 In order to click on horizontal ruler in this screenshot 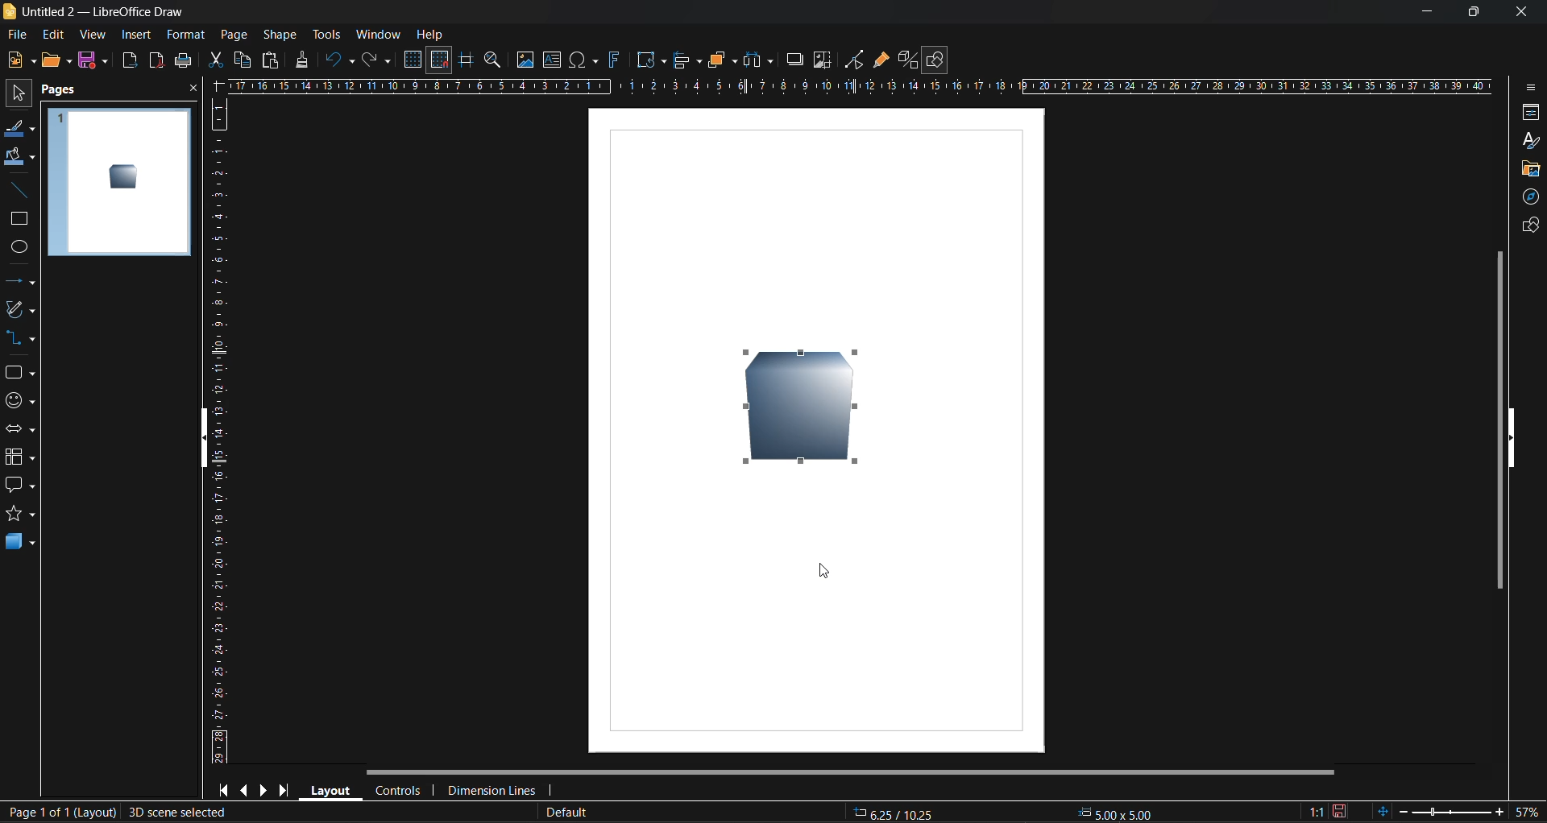, I will do `click(863, 89)`.